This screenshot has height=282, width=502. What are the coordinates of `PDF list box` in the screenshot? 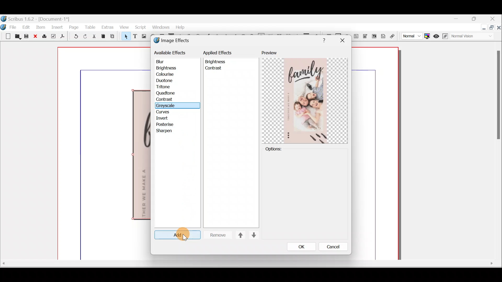 It's located at (374, 37).